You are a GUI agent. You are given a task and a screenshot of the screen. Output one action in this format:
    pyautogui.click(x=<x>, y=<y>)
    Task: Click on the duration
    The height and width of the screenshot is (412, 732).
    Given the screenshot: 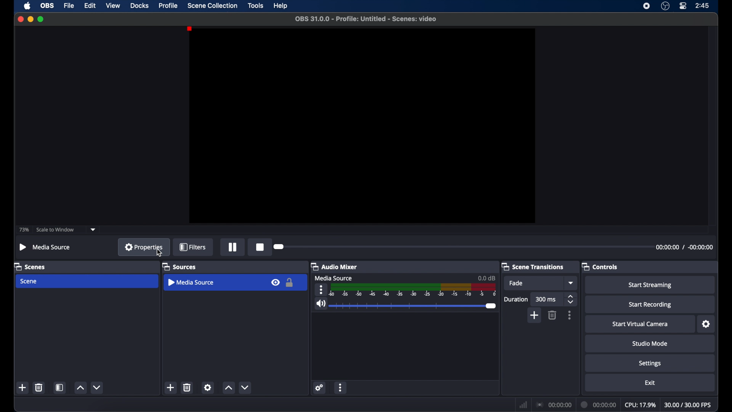 What is the action you would take?
    pyautogui.click(x=516, y=300)
    